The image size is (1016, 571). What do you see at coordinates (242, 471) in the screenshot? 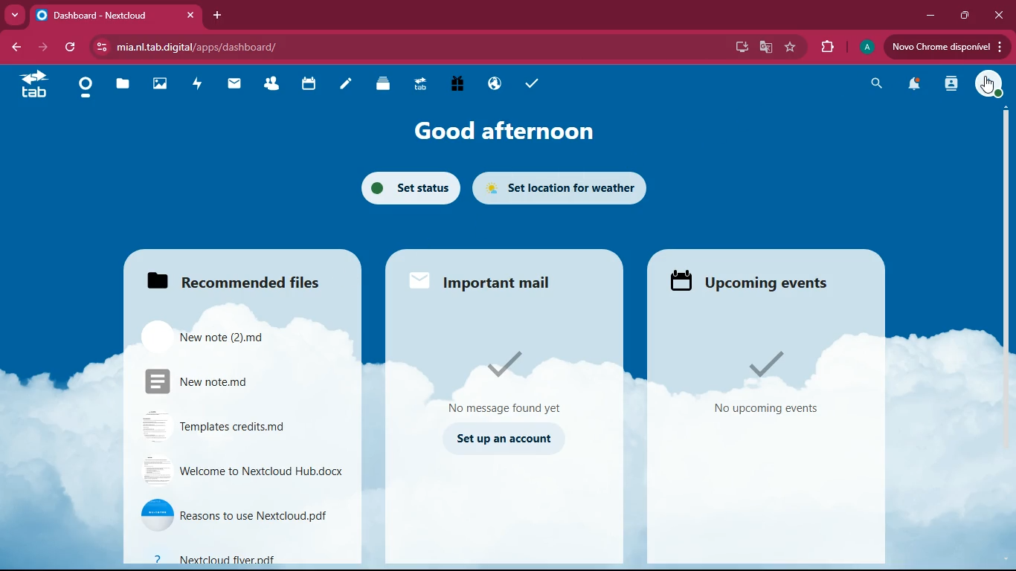
I see `file` at bounding box center [242, 471].